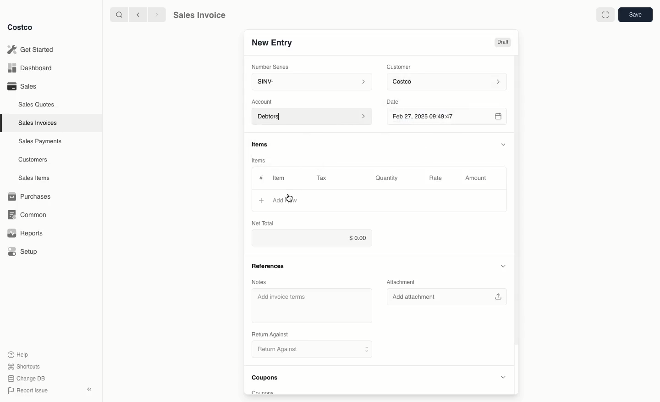 The height and width of the screenshot is (402, 660). I want to click on Purchases, so click(30, 196).